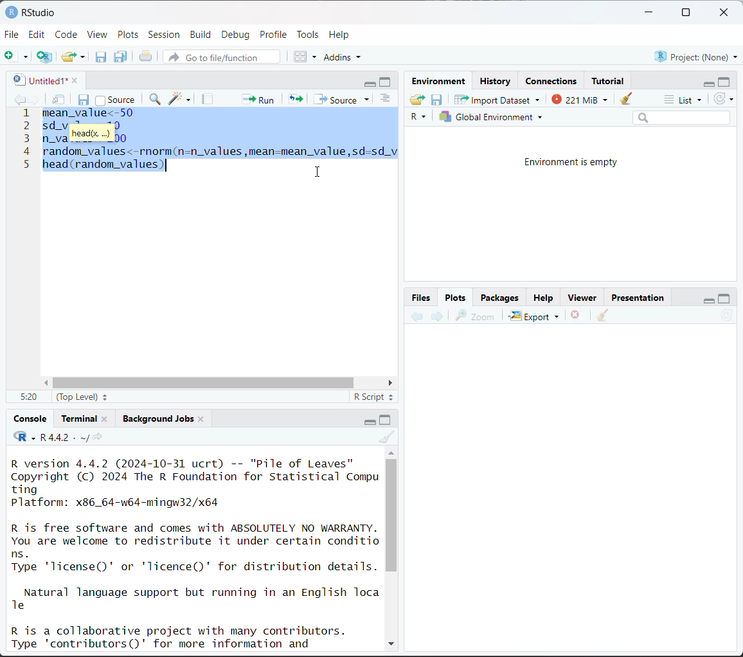  I want to click on save workspace as, so click(437, 100).